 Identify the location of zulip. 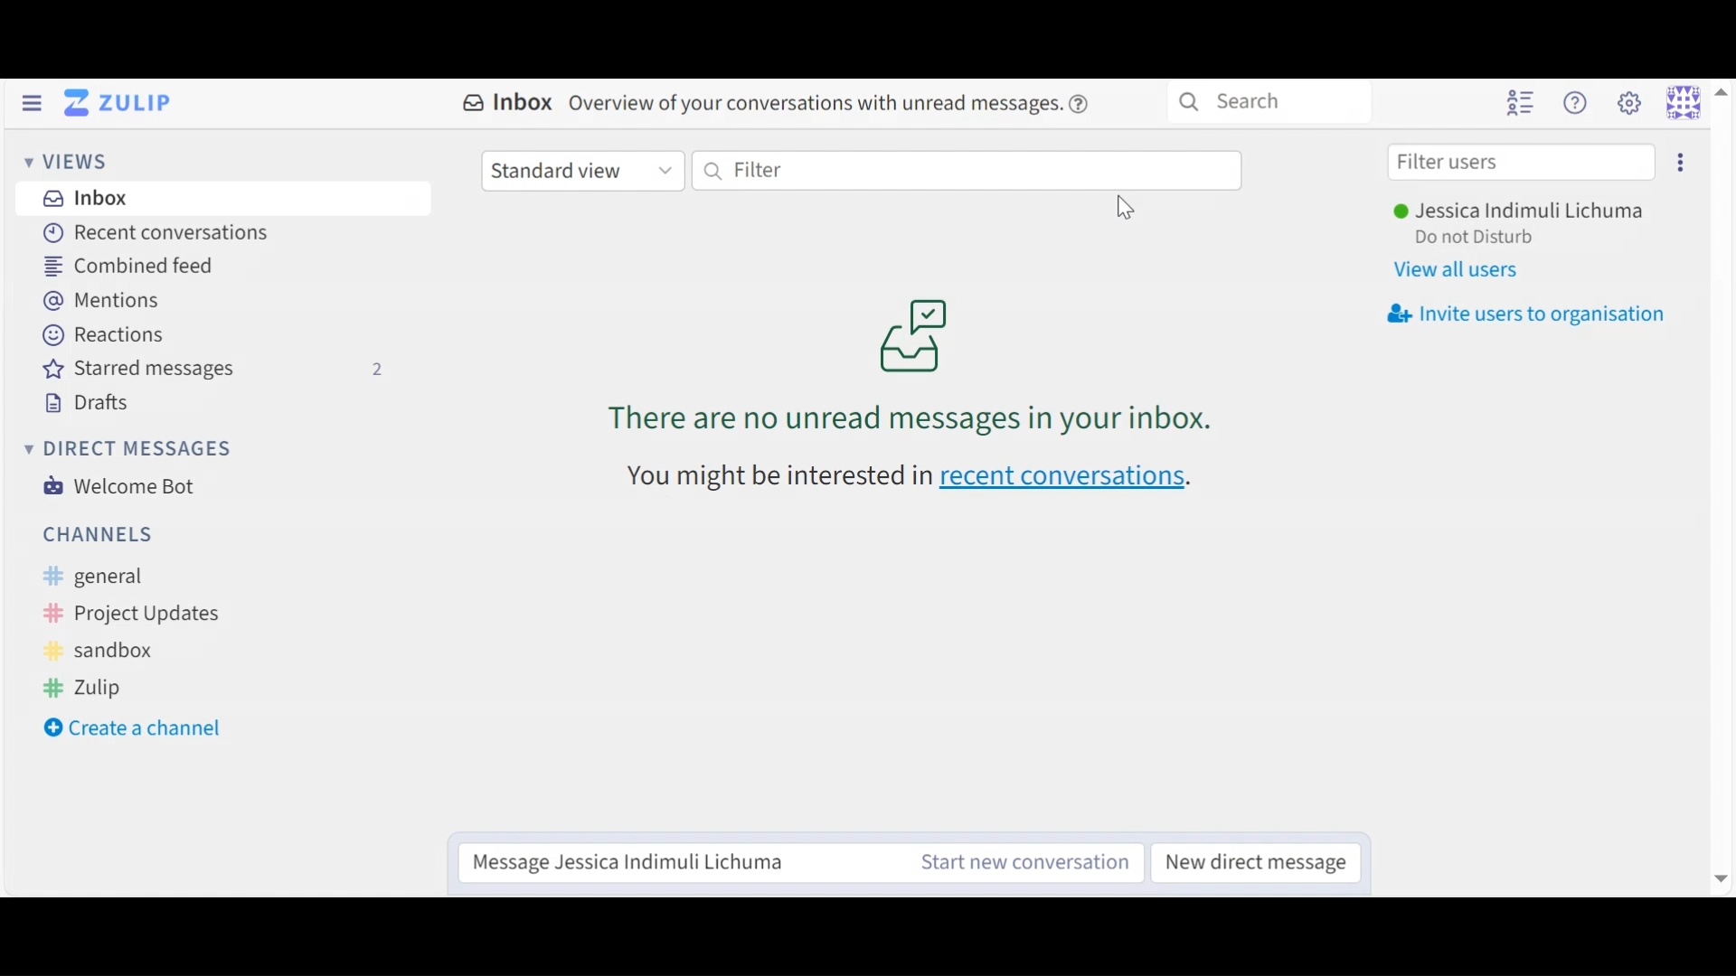
(85, 686).